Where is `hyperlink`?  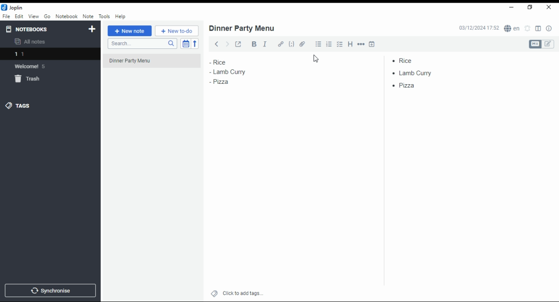
hyperlink is located at coordinates (279, 45).